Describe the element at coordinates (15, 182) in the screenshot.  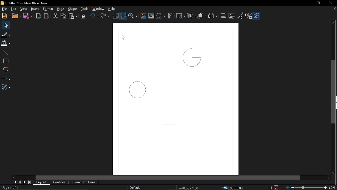
I see `First page` at that location.